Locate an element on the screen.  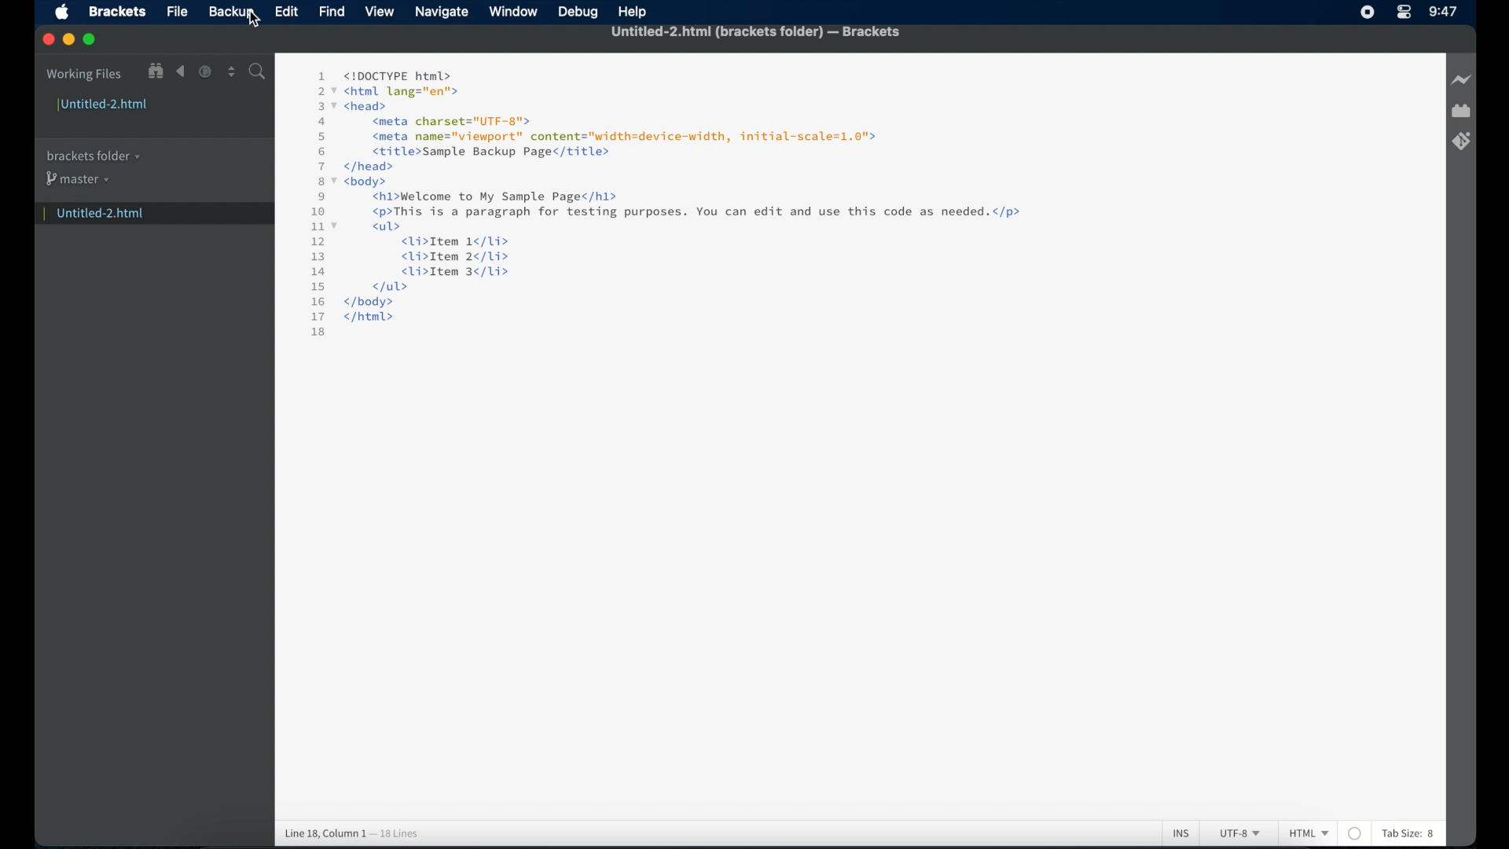
extension manager is located at coordinates (1461, 111).